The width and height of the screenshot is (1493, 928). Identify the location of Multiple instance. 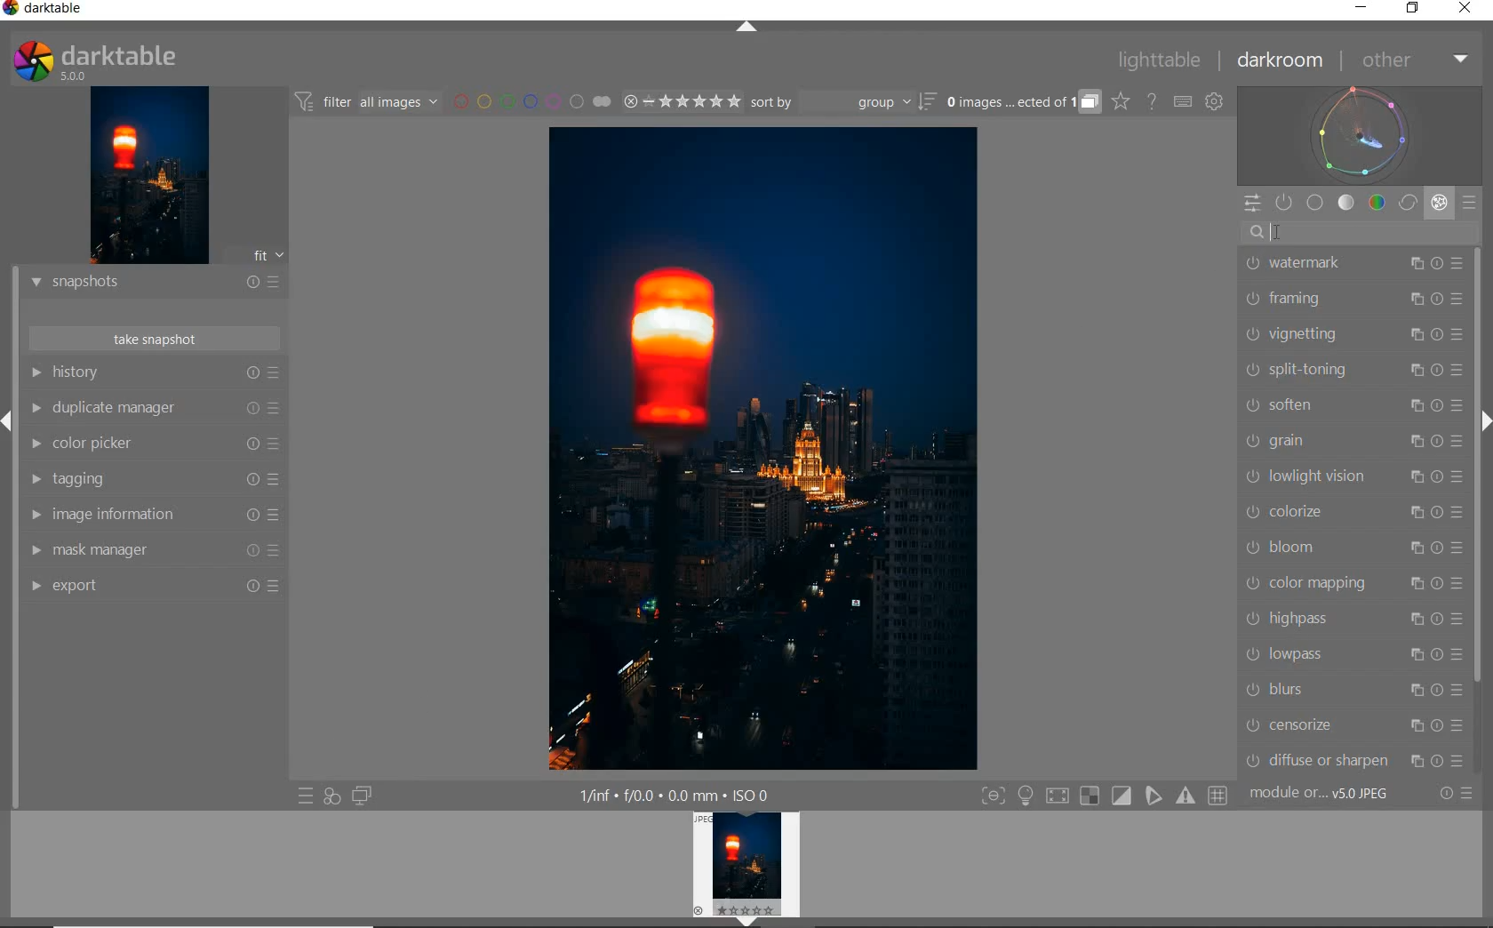
(1409, 657).